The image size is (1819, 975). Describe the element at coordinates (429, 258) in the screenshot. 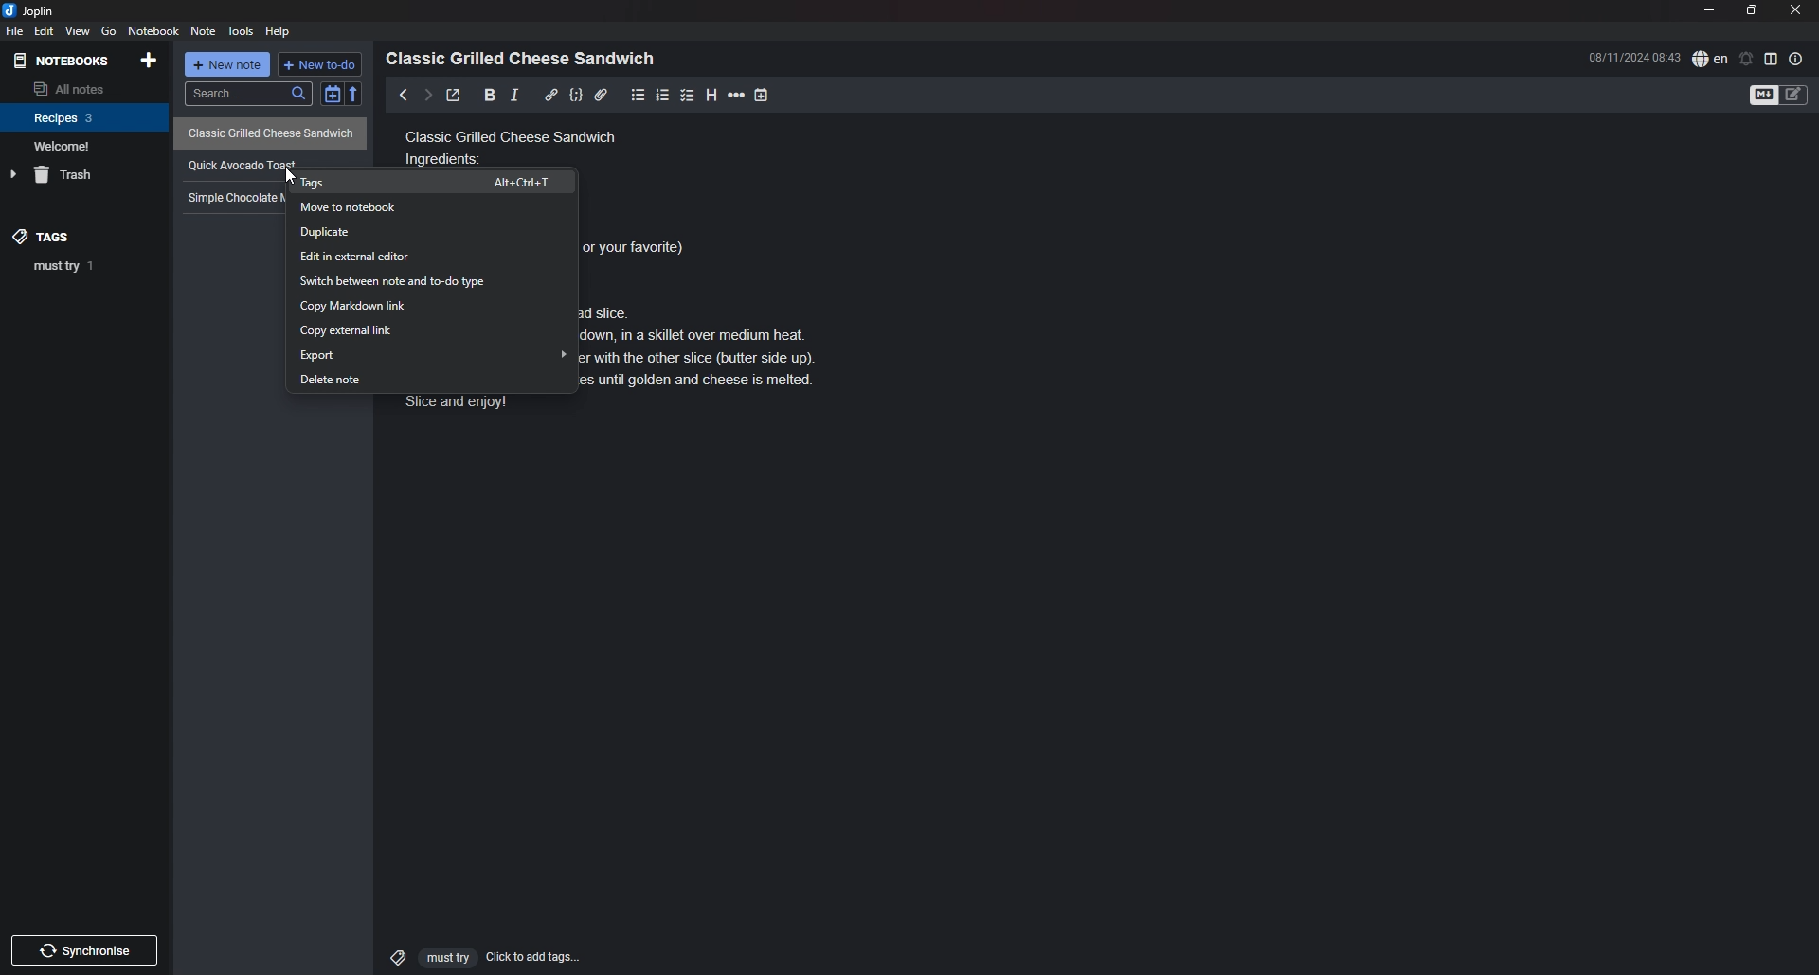

I see `edit in external editor` at that location.